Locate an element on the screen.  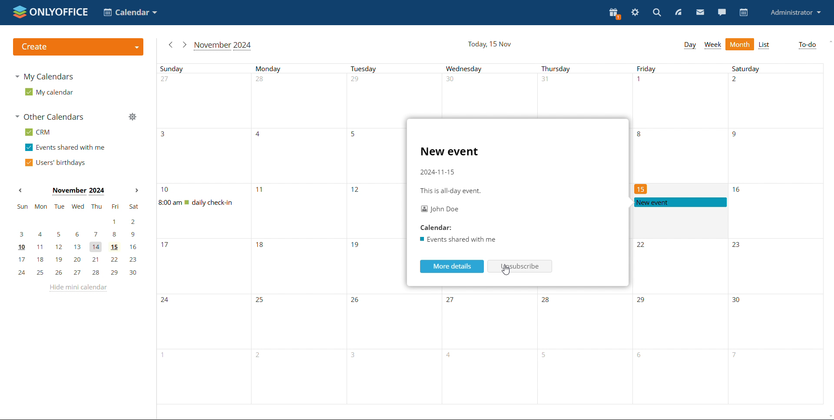
Number is located at coordinates (639, 135).